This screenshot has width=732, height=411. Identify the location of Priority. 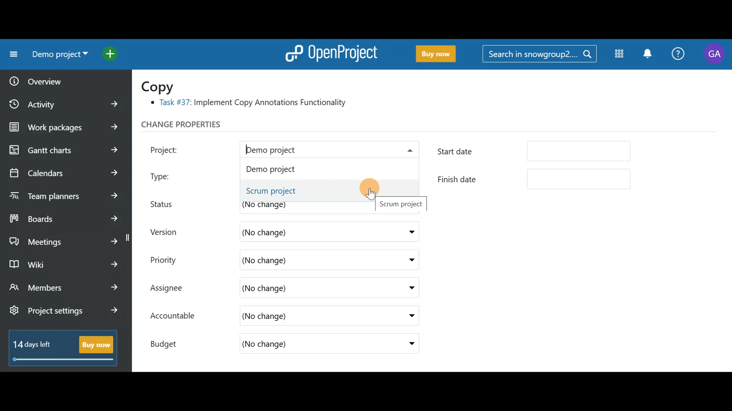
(172, 259).